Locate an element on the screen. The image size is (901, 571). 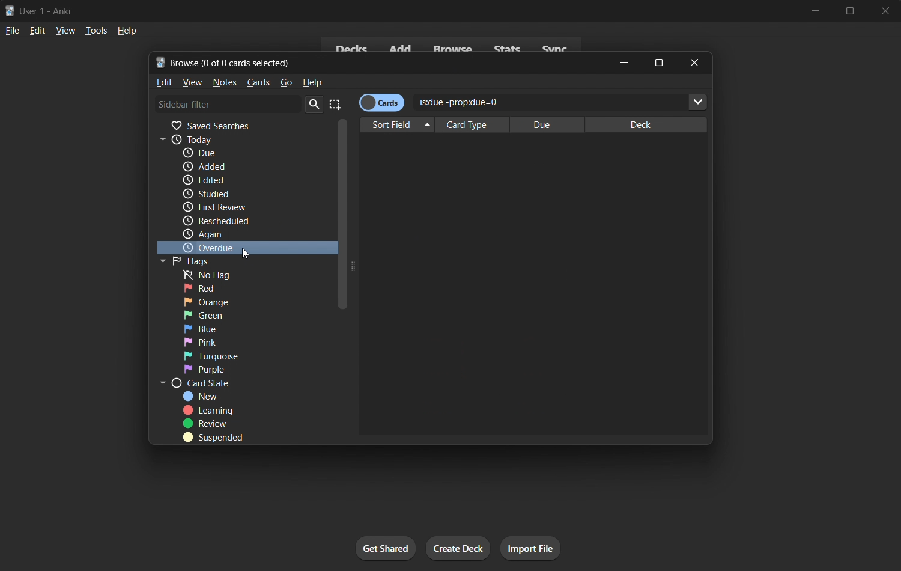
edit is located at coordinates (38, 30).